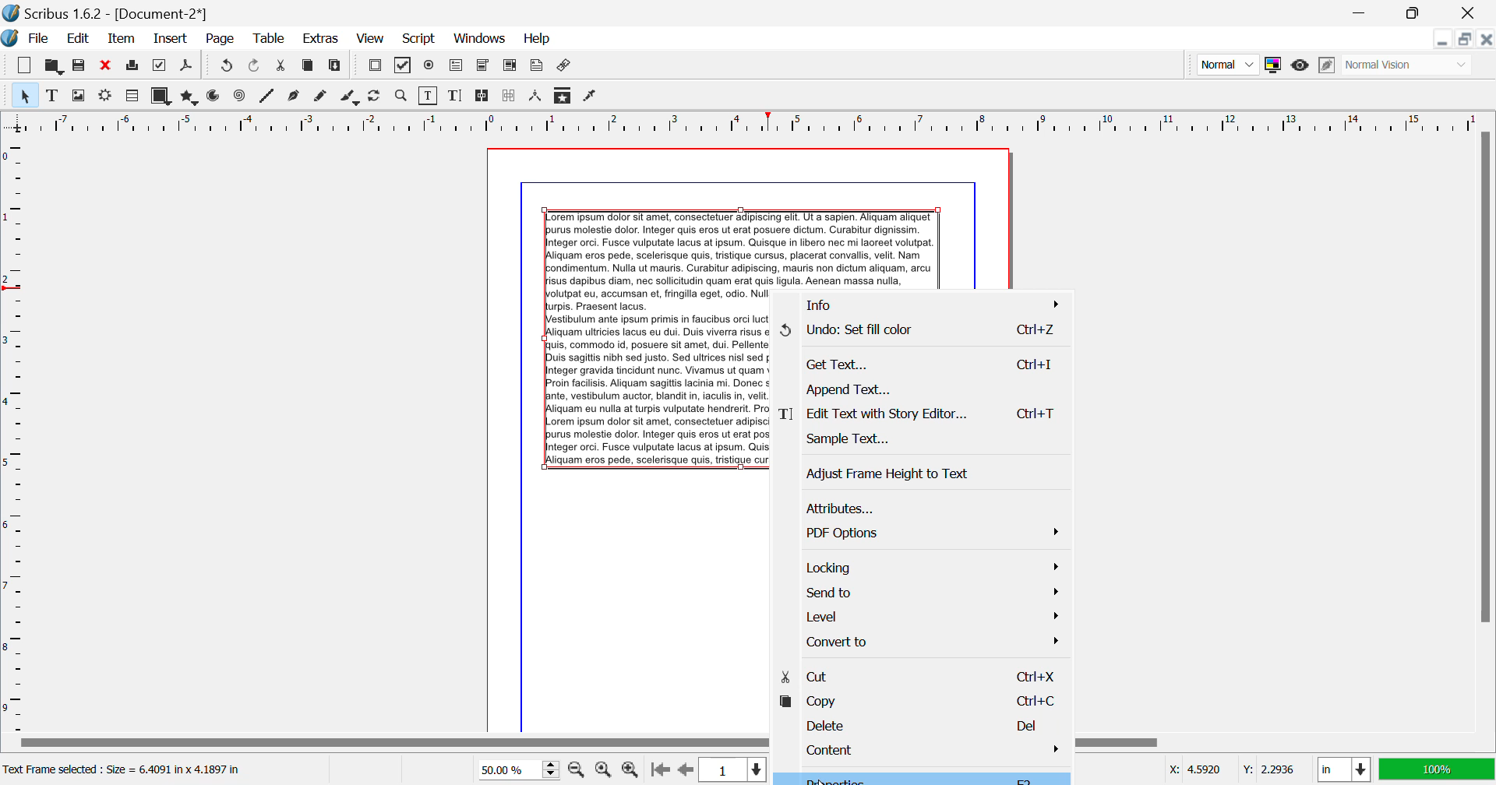 The width and height of the screenshot is (1496, 785). Describe the element at coordinates (378, 97) in the screenshot. I see `Page Rotation` at that location.